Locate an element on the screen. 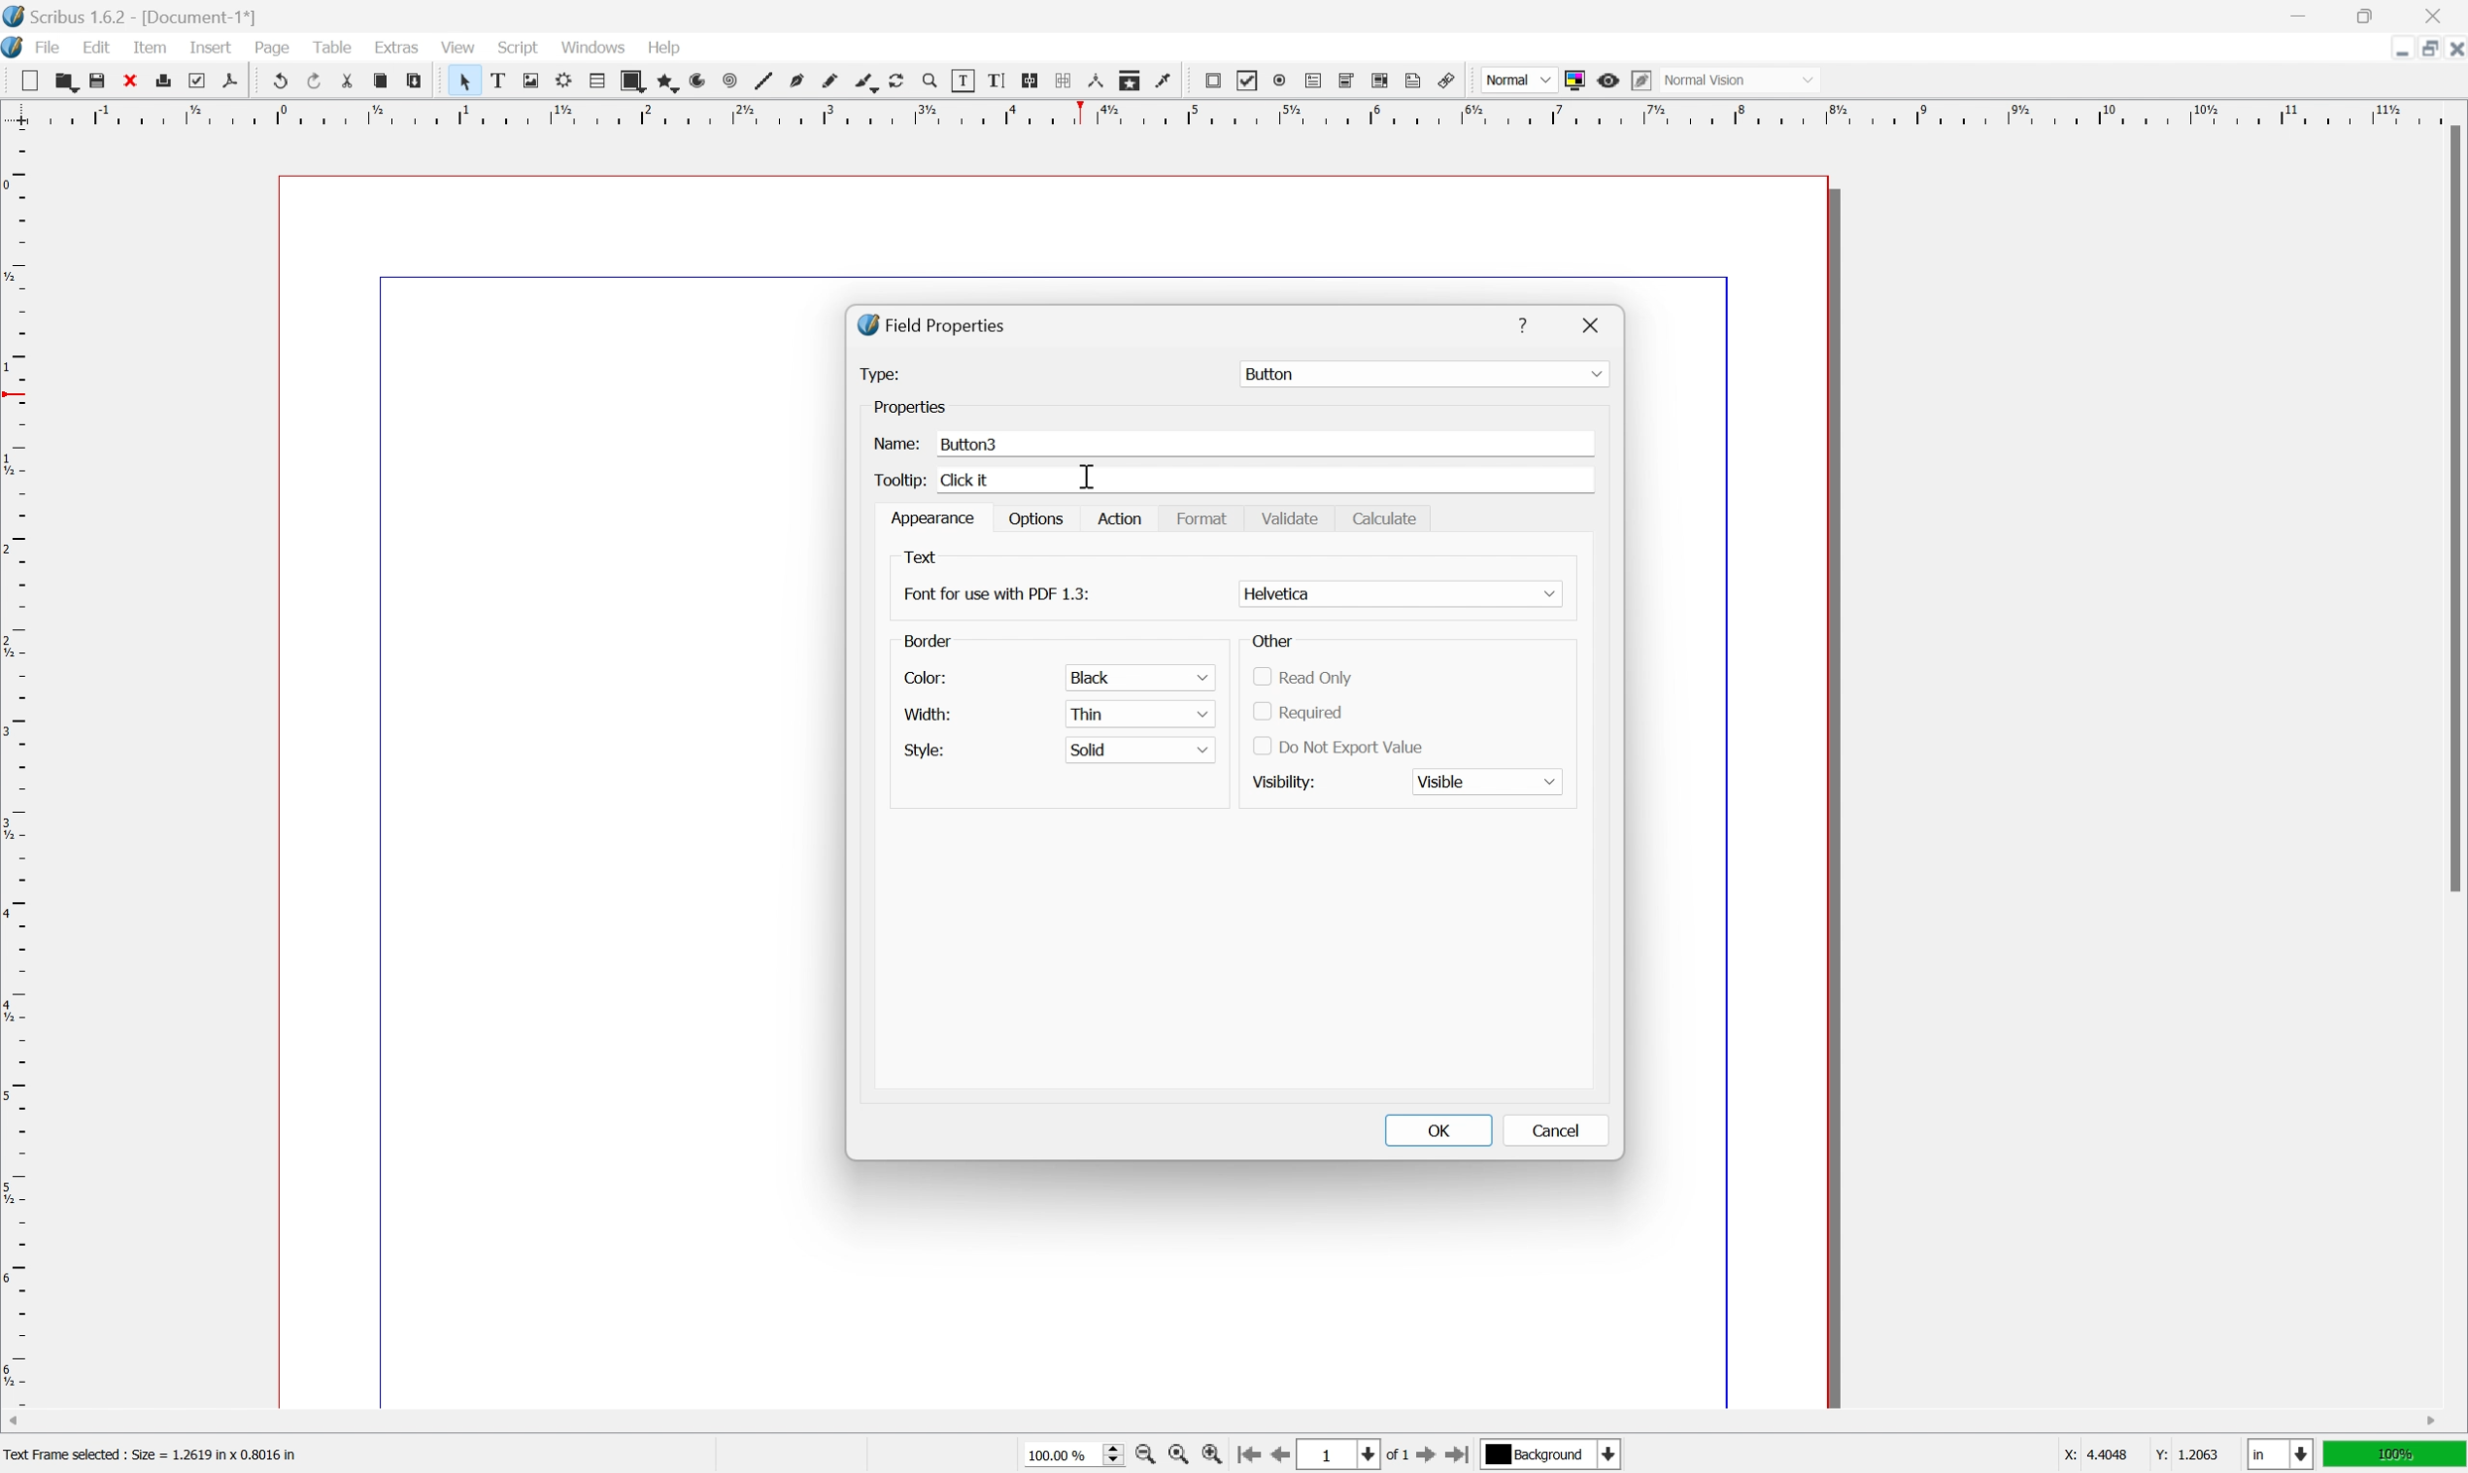 The width and height of the screenshot is (2468, 1473). restore down is located at coordinates (2373, 15).